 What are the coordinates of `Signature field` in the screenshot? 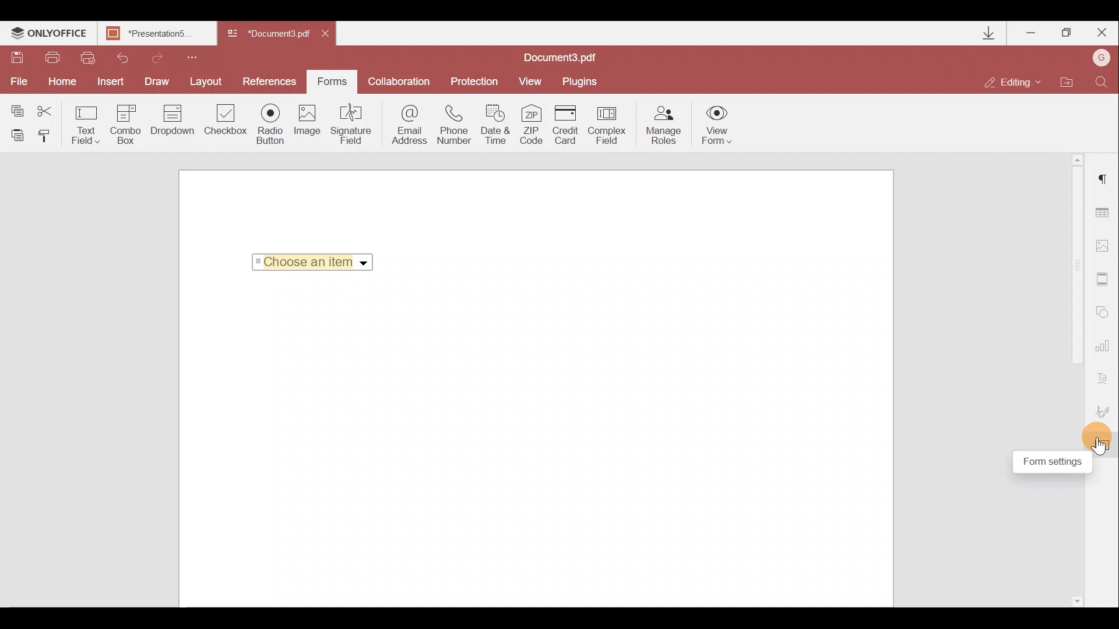 It's located at (349, 123).